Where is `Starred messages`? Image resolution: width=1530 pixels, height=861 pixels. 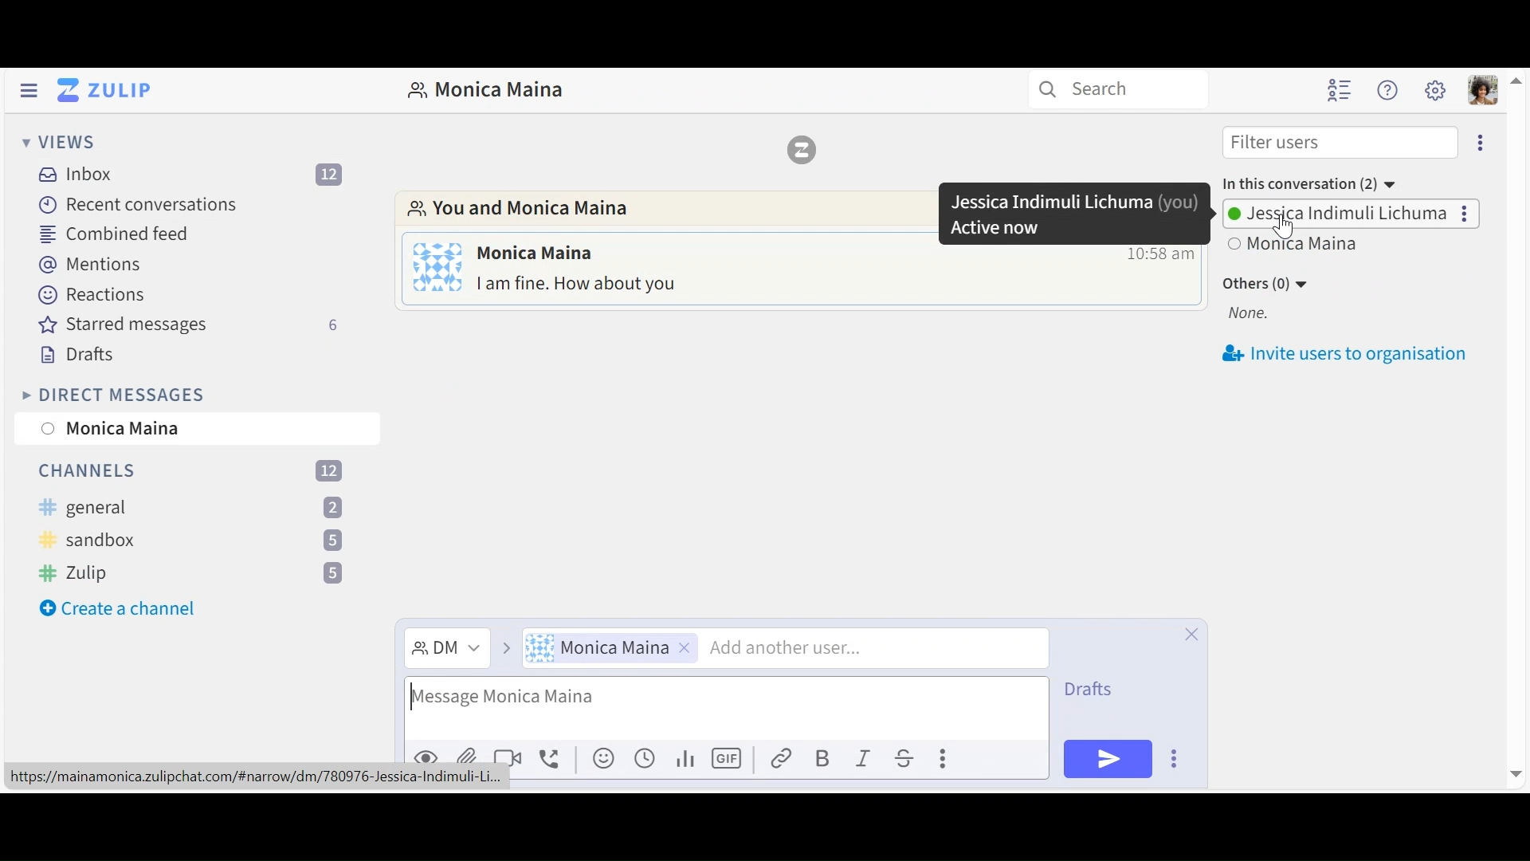
Starred messages is located at coordinates (186, 324).